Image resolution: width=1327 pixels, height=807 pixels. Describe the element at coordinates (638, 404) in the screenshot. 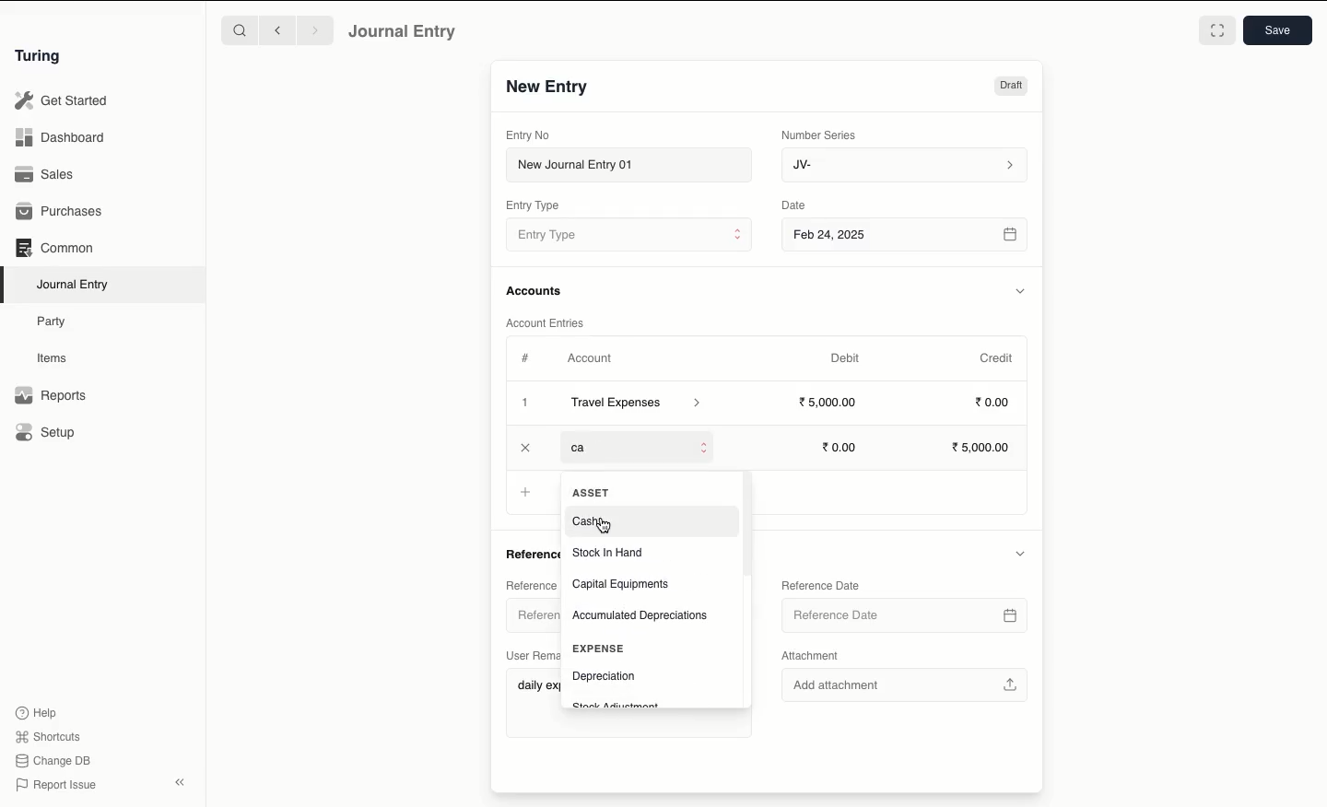

I see `Travel Expenses` at that location.